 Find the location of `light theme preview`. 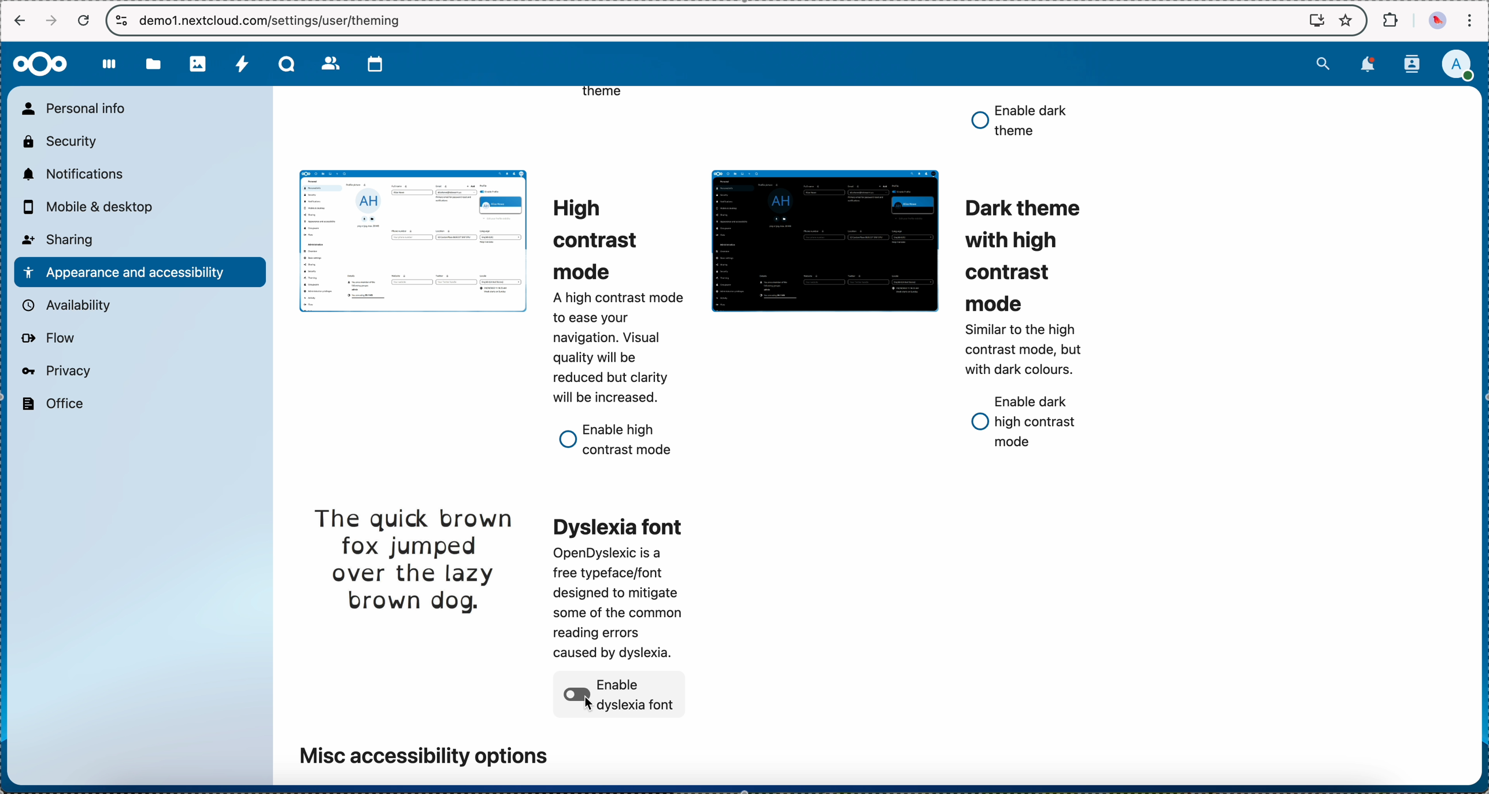

light theme preview is located at coordinates (411, 240).